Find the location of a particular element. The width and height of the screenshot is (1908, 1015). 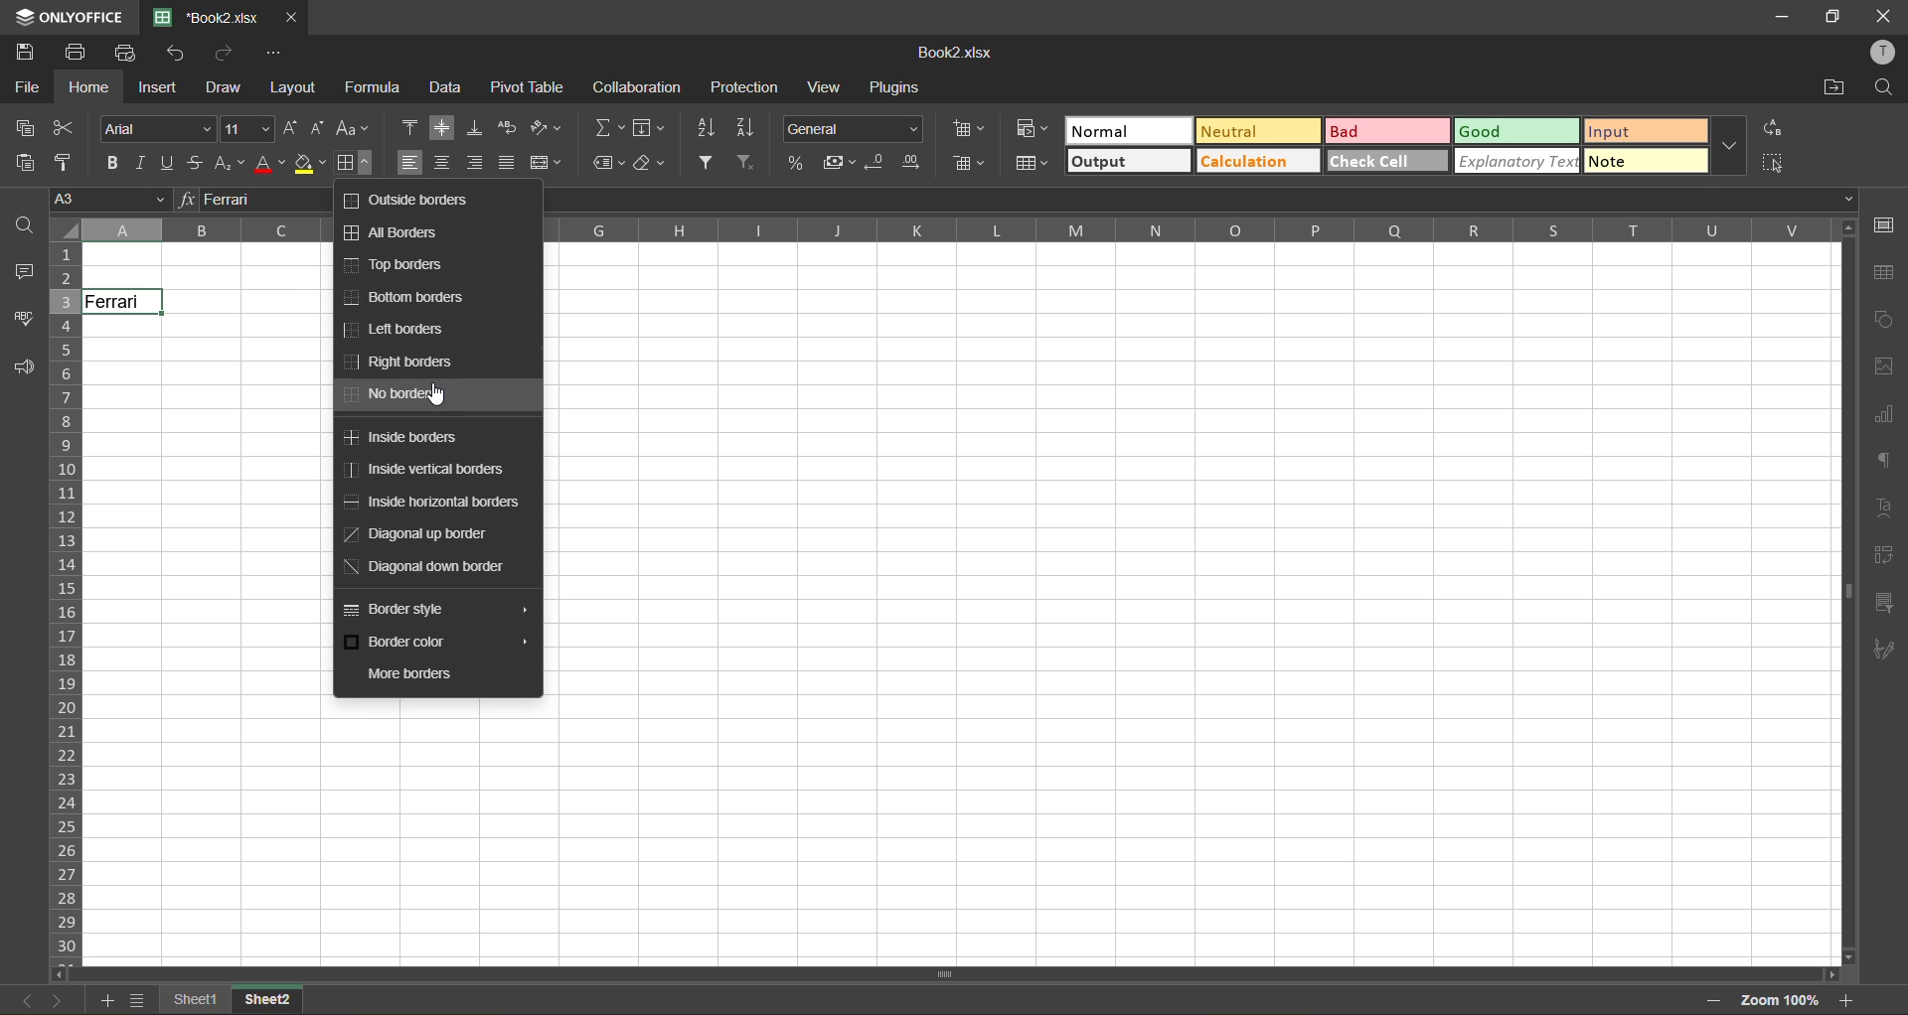

save is located at coordinates (25, 50).